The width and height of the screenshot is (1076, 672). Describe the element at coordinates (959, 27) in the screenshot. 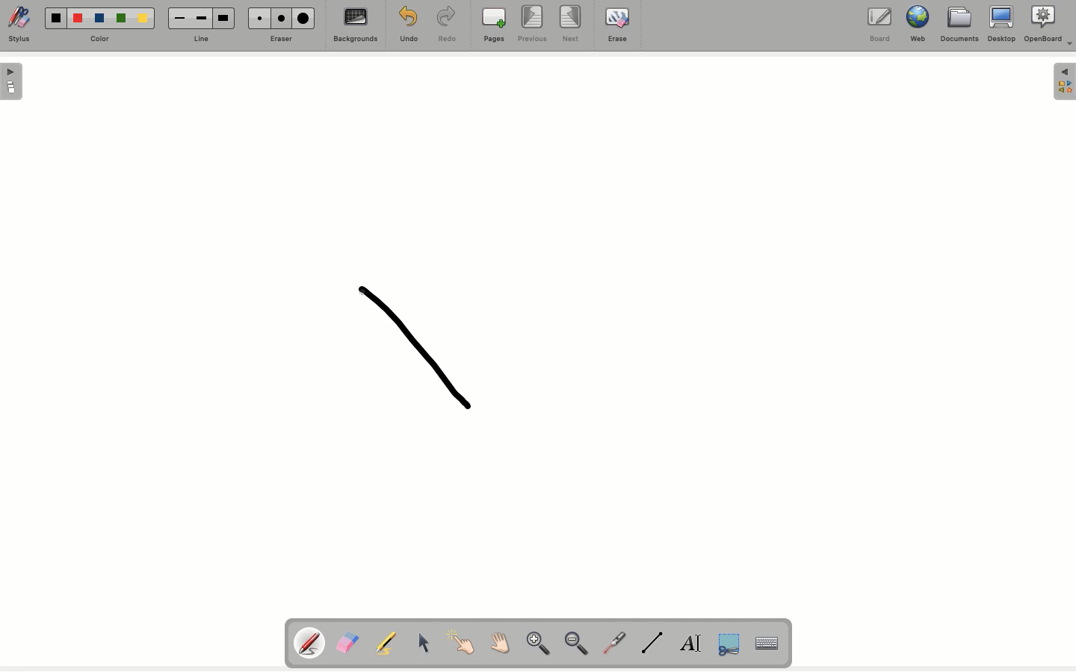

I see `Documents` at that location.